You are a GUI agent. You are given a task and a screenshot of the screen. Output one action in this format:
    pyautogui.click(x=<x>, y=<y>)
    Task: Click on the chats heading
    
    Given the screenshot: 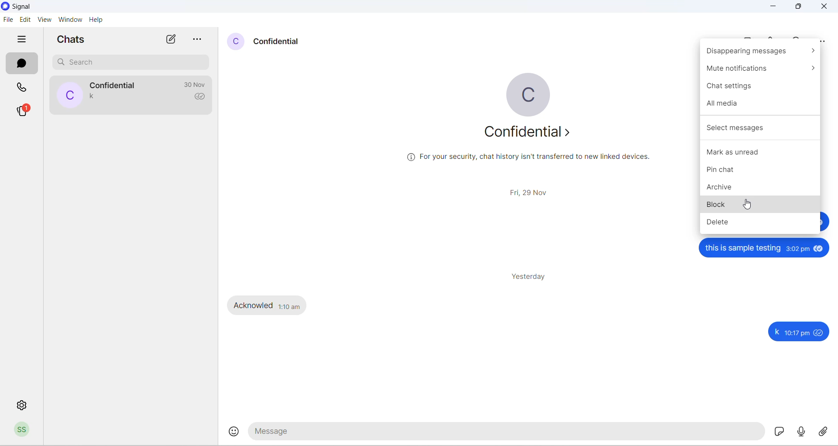 What is the action you would take?
    pyautogui.click(x=72, y=38)
    